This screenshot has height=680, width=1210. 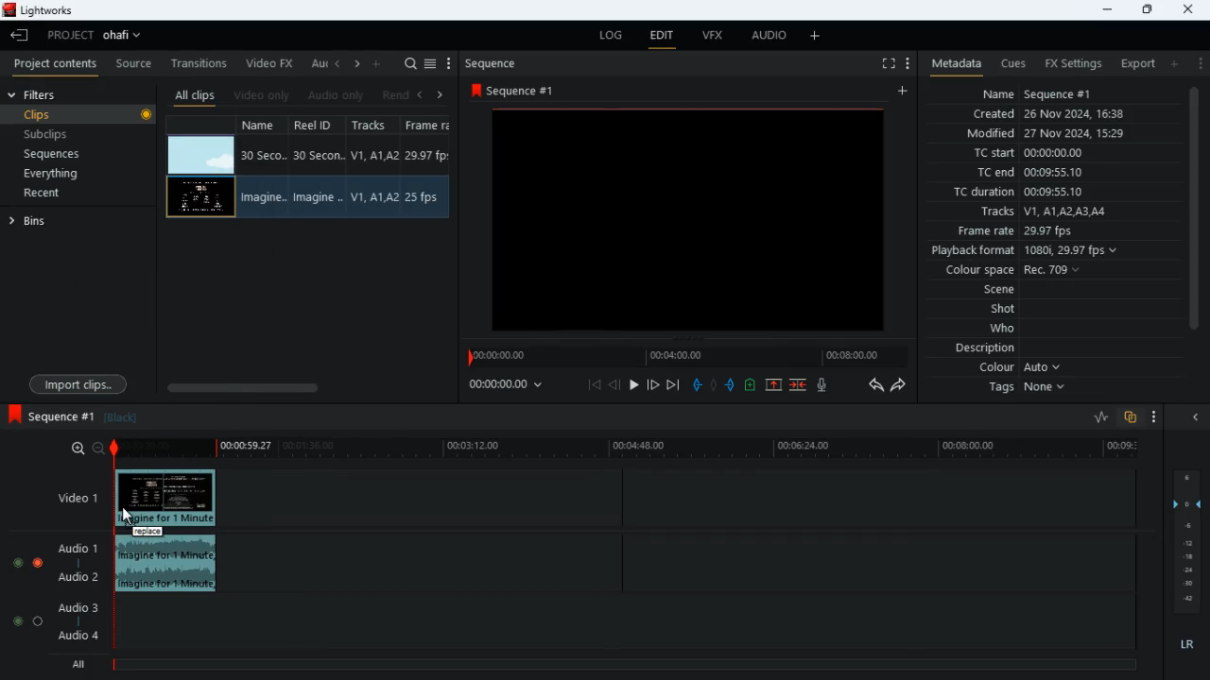 I want to click on right, so click(x=441, y=94).